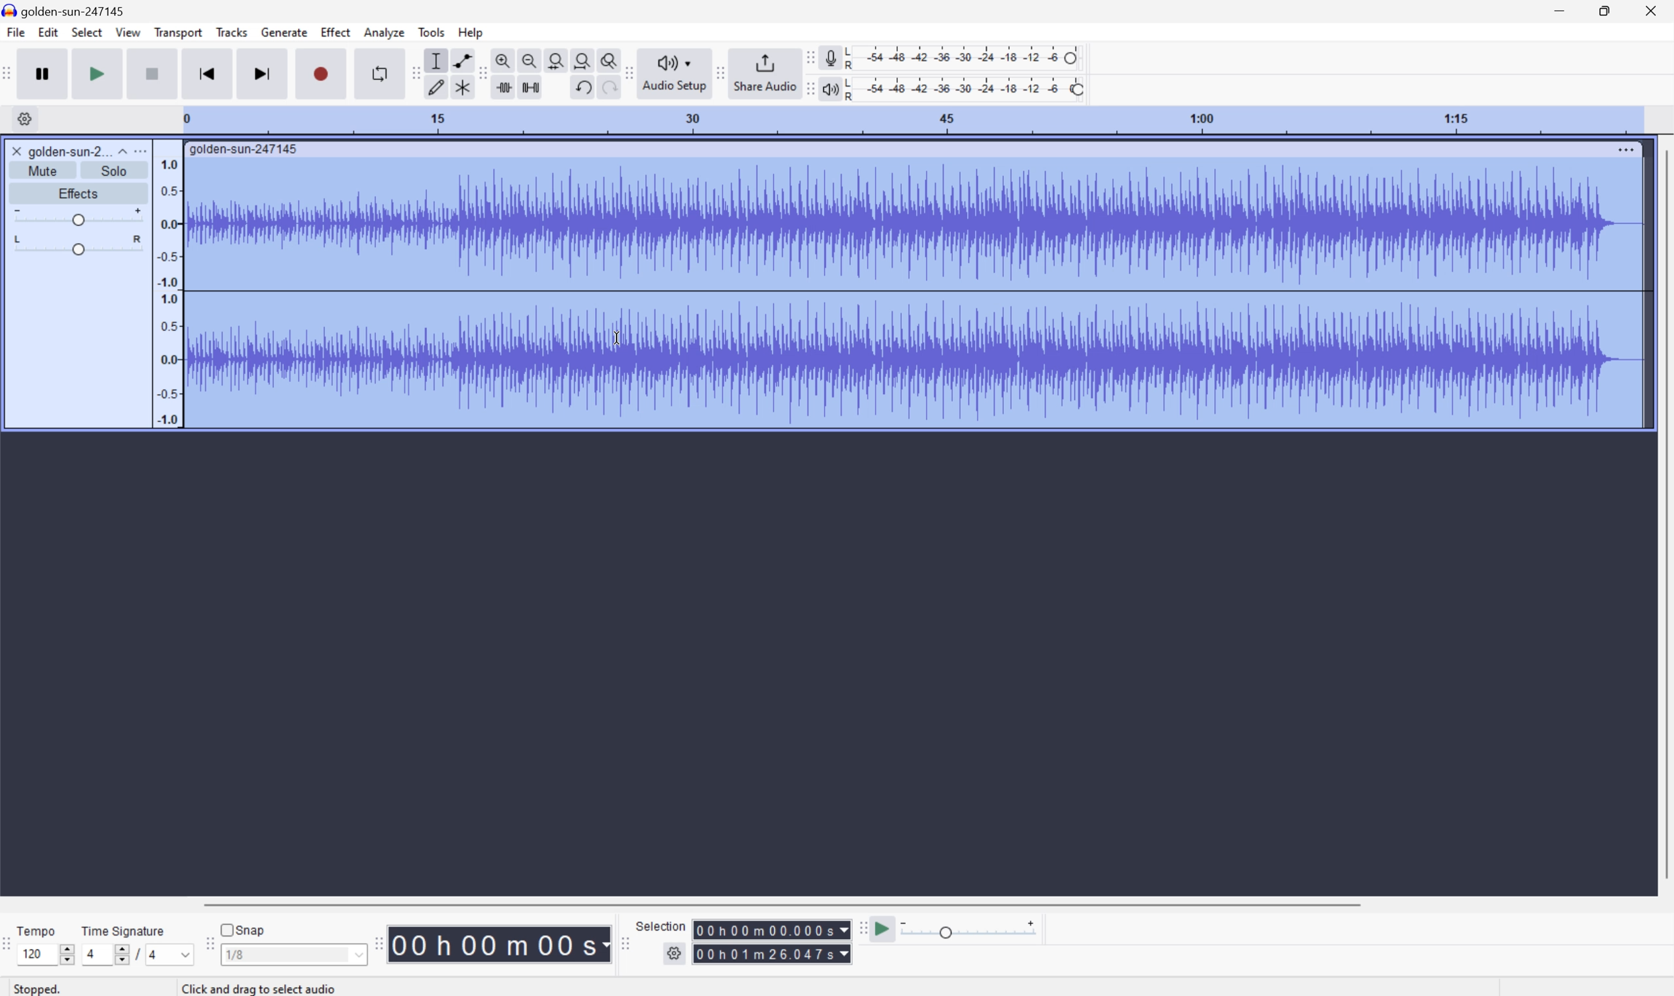 Image resolution: width=1674 pixels, height=996 pixels. Describe the element at coordinates (378, 74) in the screenshot. I see `Enable looping` at that location.